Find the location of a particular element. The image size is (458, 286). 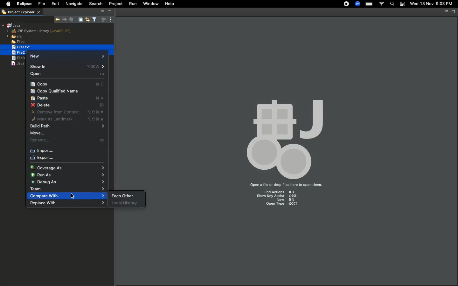

Export is located at coordinates (45, 158).